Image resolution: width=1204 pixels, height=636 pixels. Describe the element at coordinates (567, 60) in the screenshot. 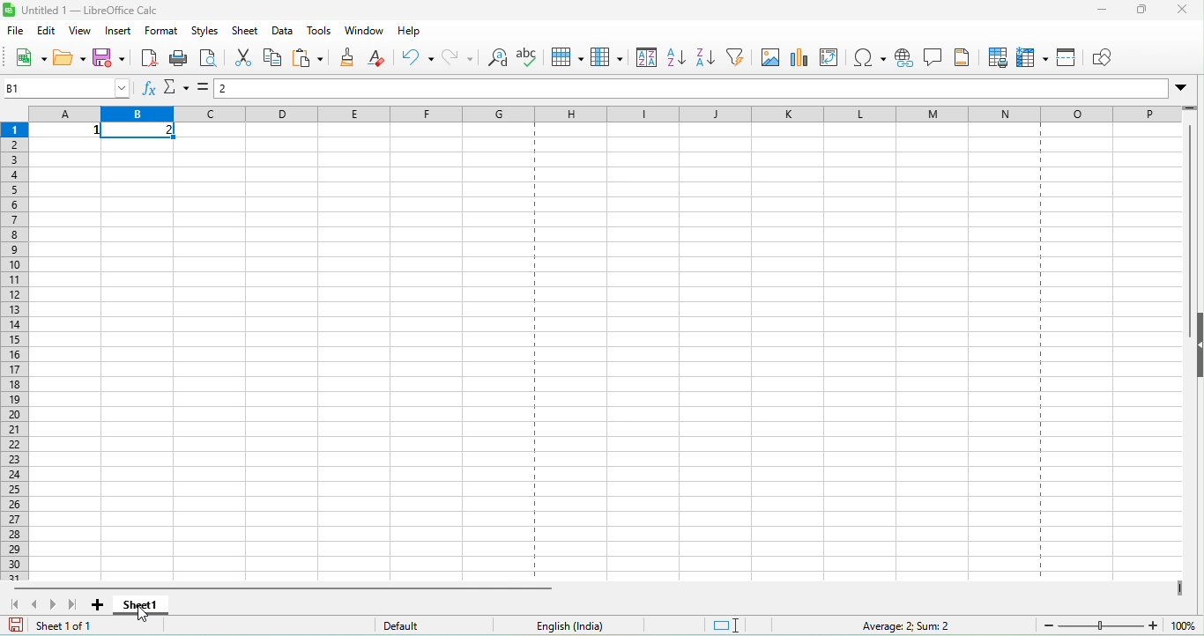

I see `row` at that location.